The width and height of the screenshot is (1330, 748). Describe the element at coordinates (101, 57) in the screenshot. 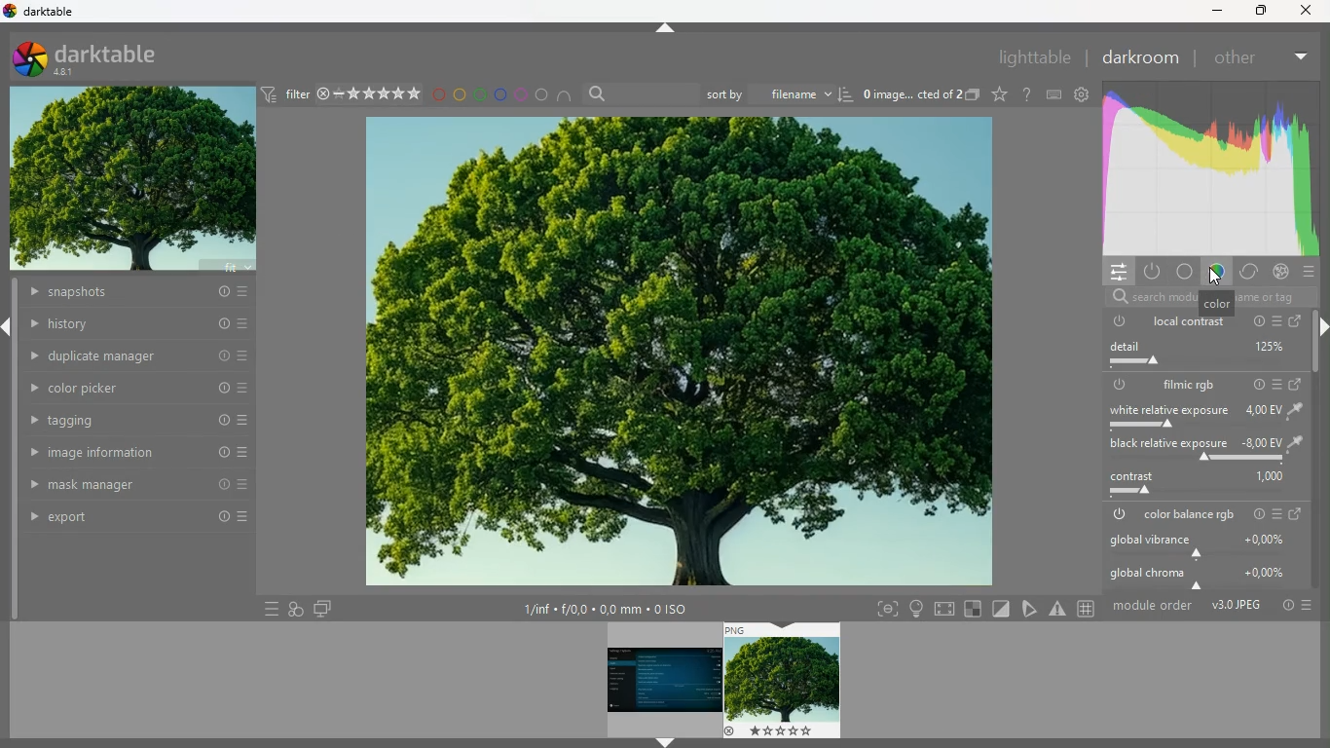

I see `darktable` at that location.